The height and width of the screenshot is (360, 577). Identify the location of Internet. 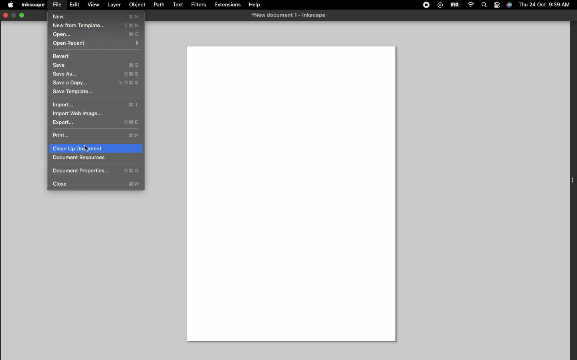
(471, 5).